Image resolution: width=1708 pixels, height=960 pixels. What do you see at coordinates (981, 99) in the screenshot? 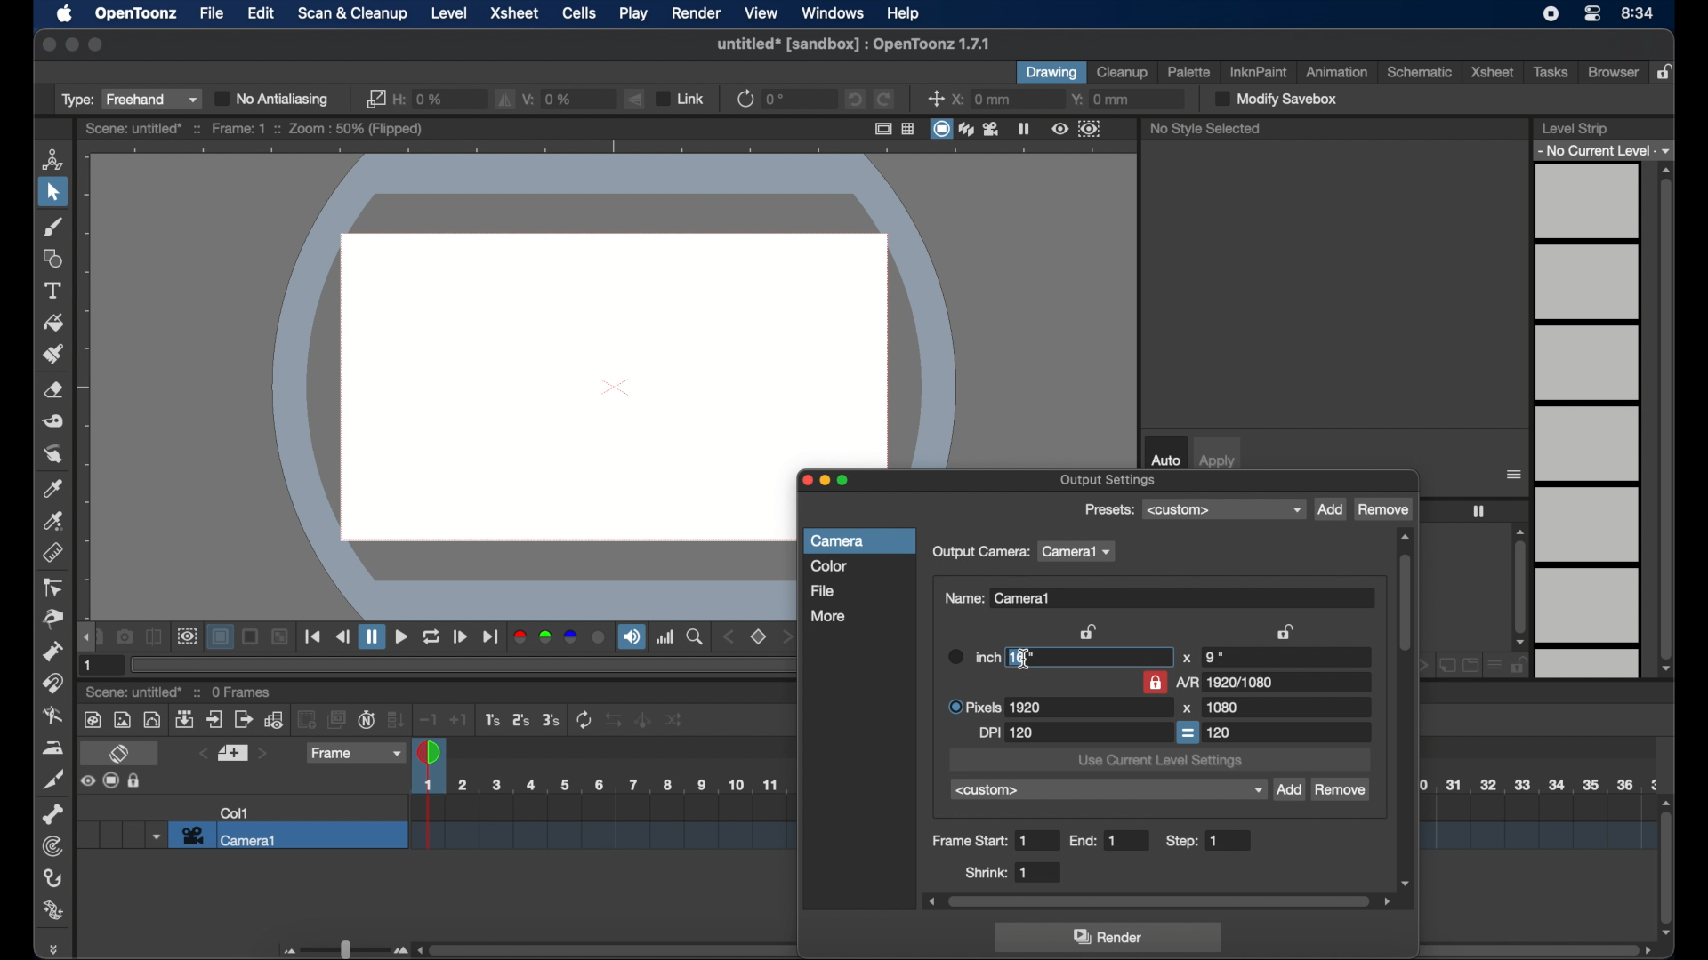
I see `x` at bounding box center [981, 99].